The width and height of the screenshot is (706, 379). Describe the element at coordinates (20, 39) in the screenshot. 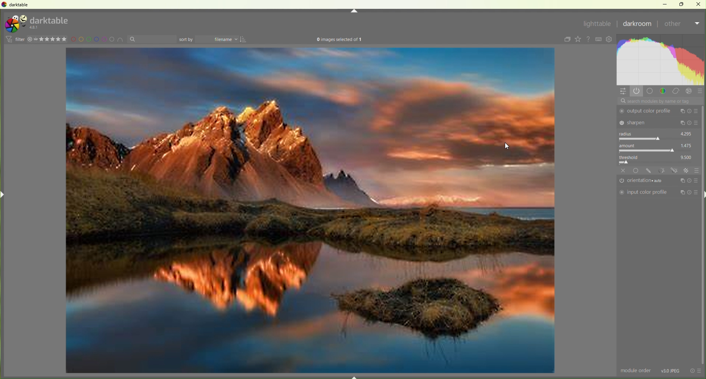

I see `filter` at that location.